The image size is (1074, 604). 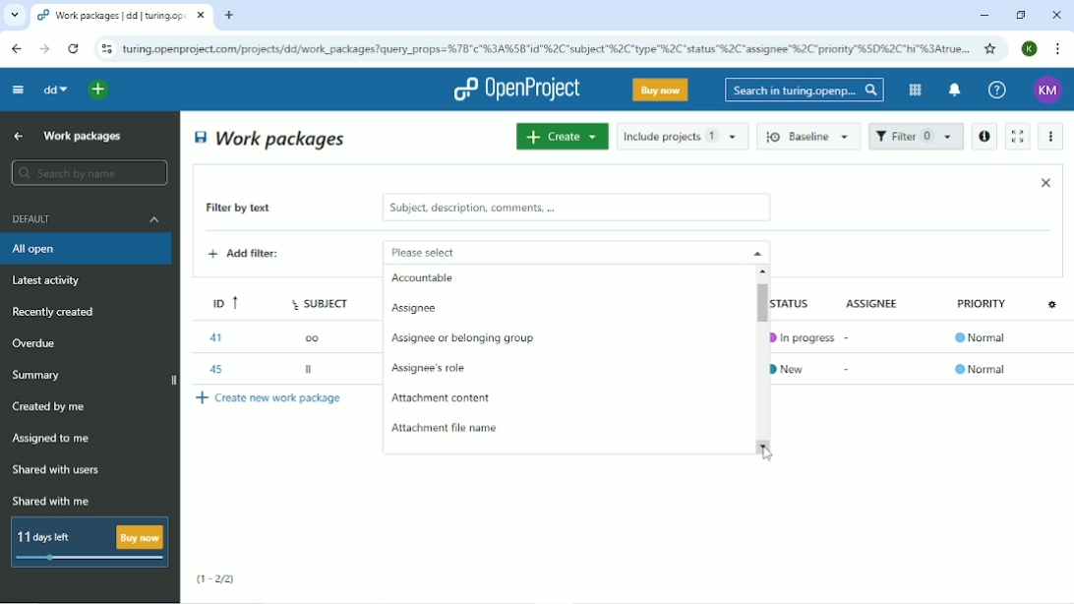 I want to click on Please select, so click(x=549, y=251).